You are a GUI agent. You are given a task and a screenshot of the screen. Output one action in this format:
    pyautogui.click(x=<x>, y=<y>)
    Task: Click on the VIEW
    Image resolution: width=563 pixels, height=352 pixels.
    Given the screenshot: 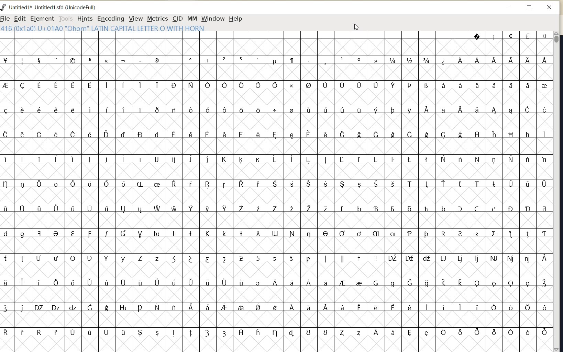 What is the action you would take?
    pyautogui.click(x=136, y=19)
    